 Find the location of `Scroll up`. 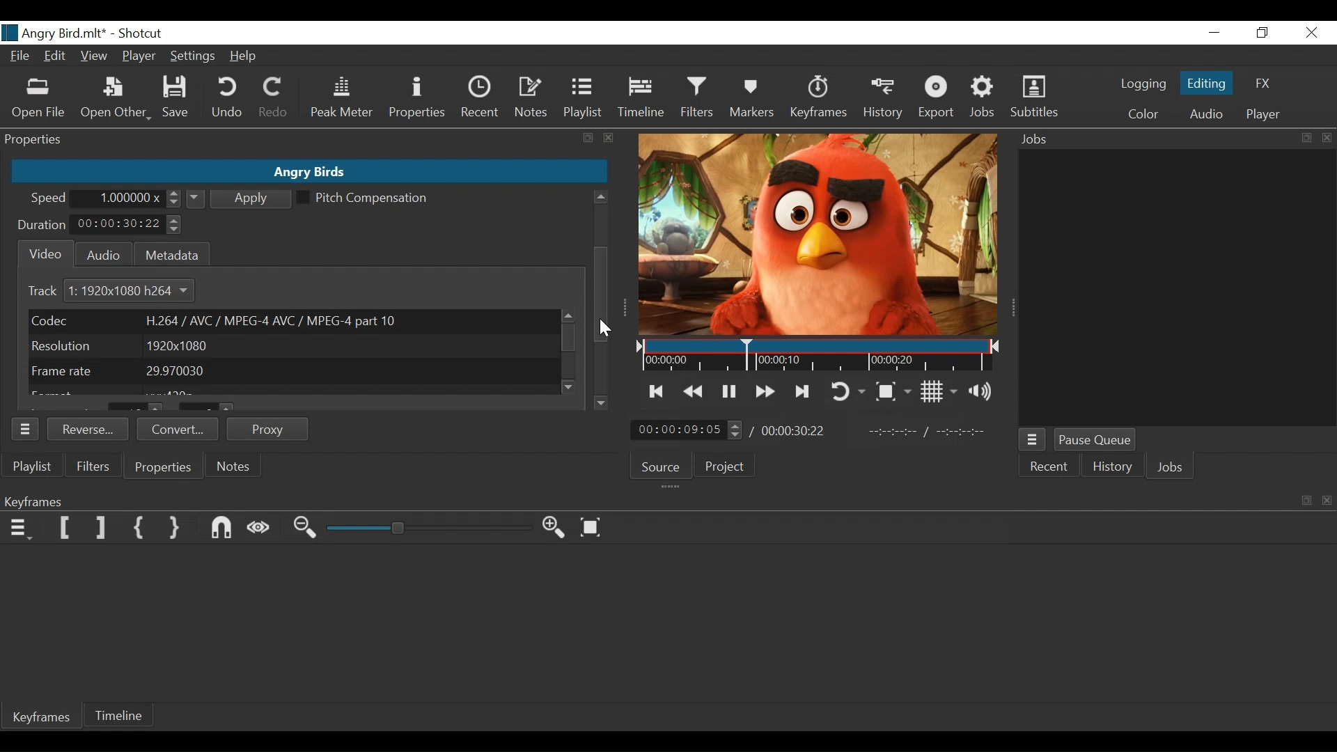

Scroll up is located at coordinates (600, 197).